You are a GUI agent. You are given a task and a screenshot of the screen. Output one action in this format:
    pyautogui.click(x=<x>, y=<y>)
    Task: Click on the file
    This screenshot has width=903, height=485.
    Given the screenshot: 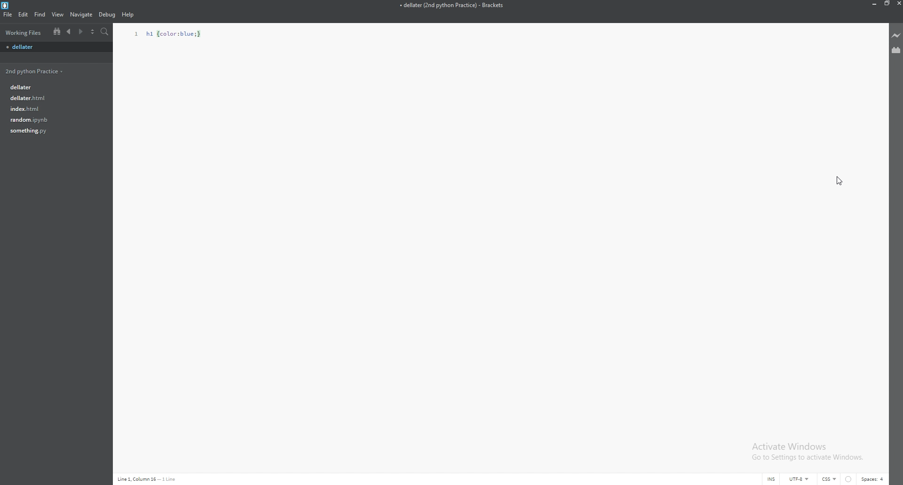 What is the action you would take?
    pyautogui.click(x=52, y=98)
    